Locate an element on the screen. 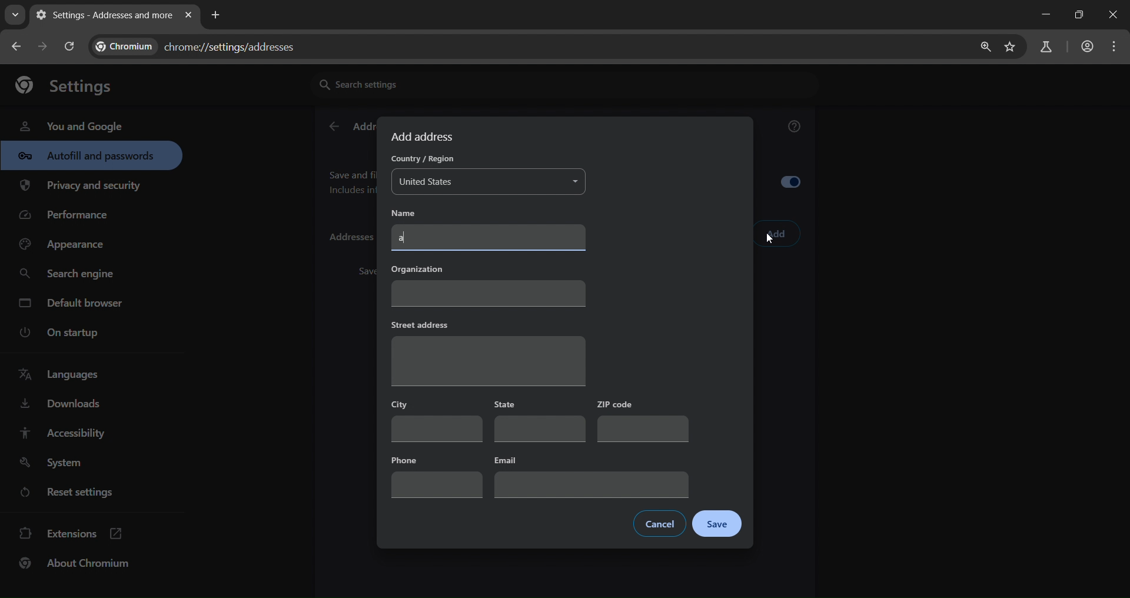 The height and width of the screenshot is (598, 1130). add is located at coordinates (777, 234).